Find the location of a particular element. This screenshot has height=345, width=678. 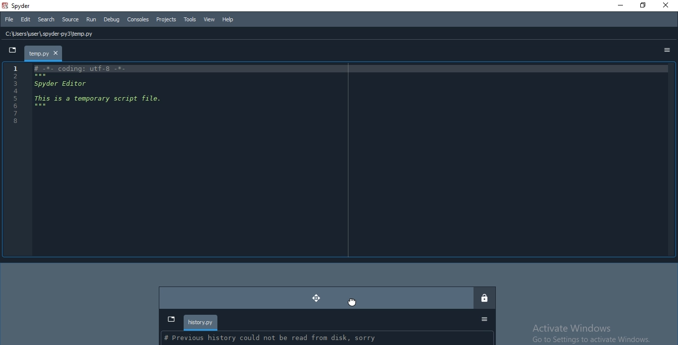

Projects is located at coordinates (166, 20).